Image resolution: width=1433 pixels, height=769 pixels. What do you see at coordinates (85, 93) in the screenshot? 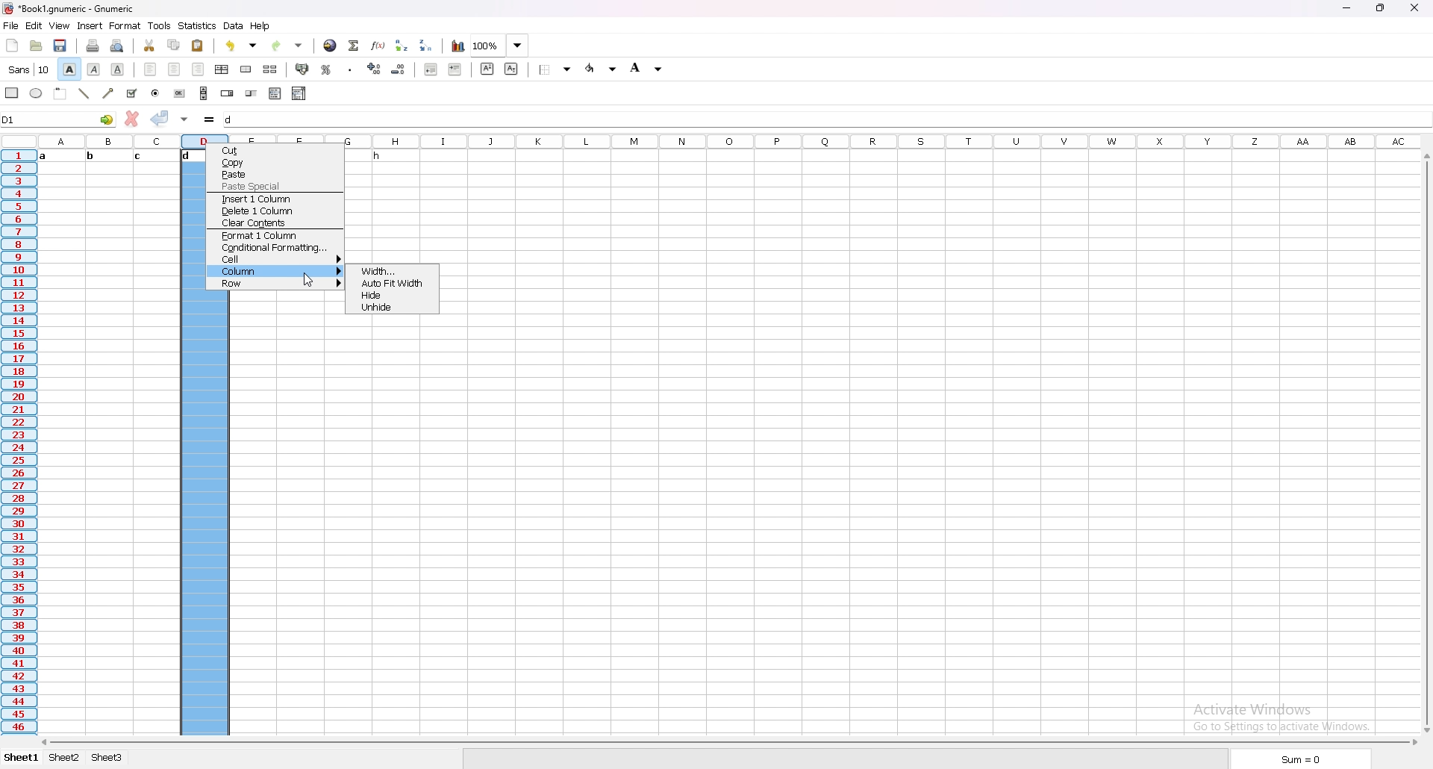
I see `line` at bounding box center [85, 93].